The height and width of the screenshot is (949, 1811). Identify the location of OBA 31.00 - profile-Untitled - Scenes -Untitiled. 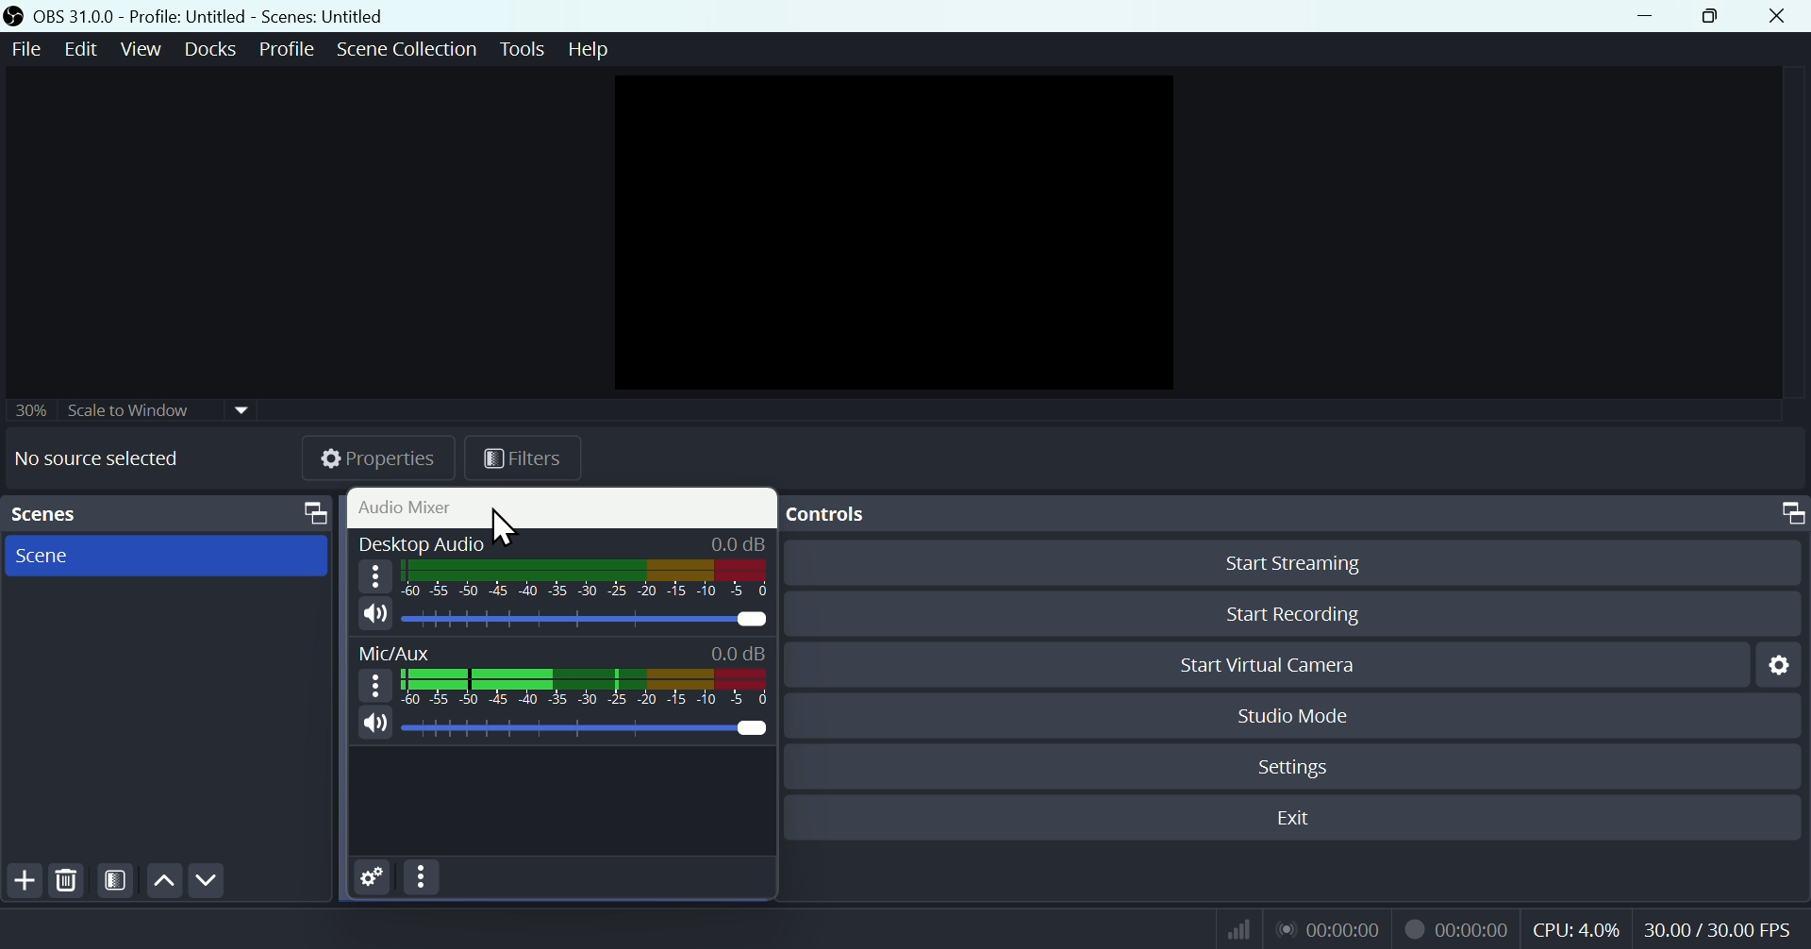
(240, 16).